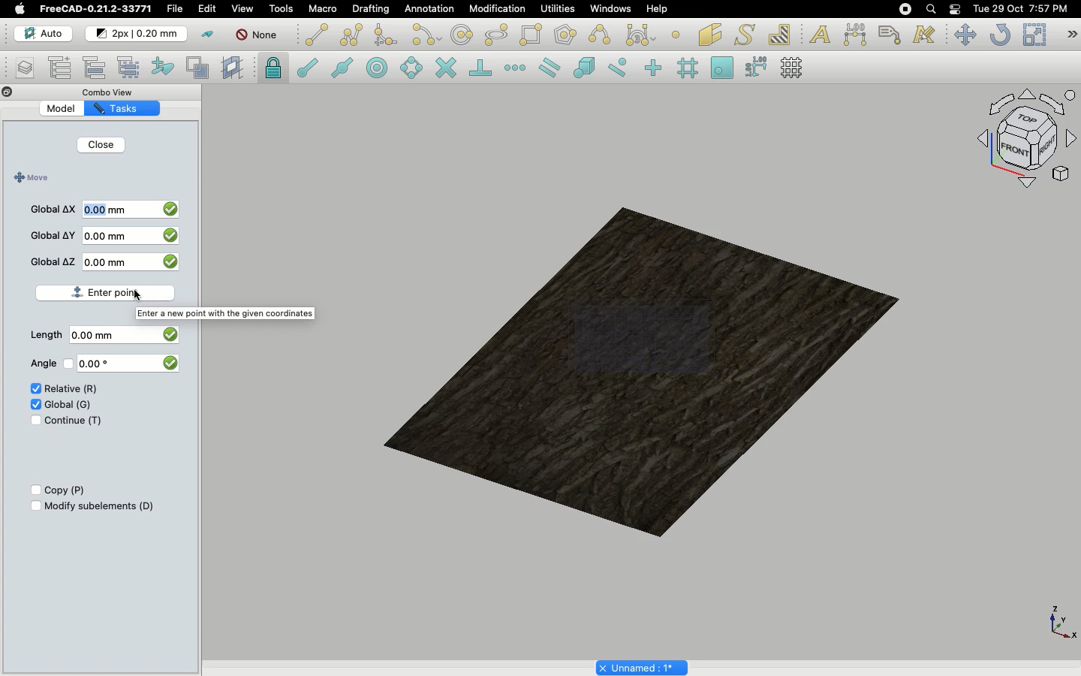  I want to click on Navigation styles, so click(1025, 141).